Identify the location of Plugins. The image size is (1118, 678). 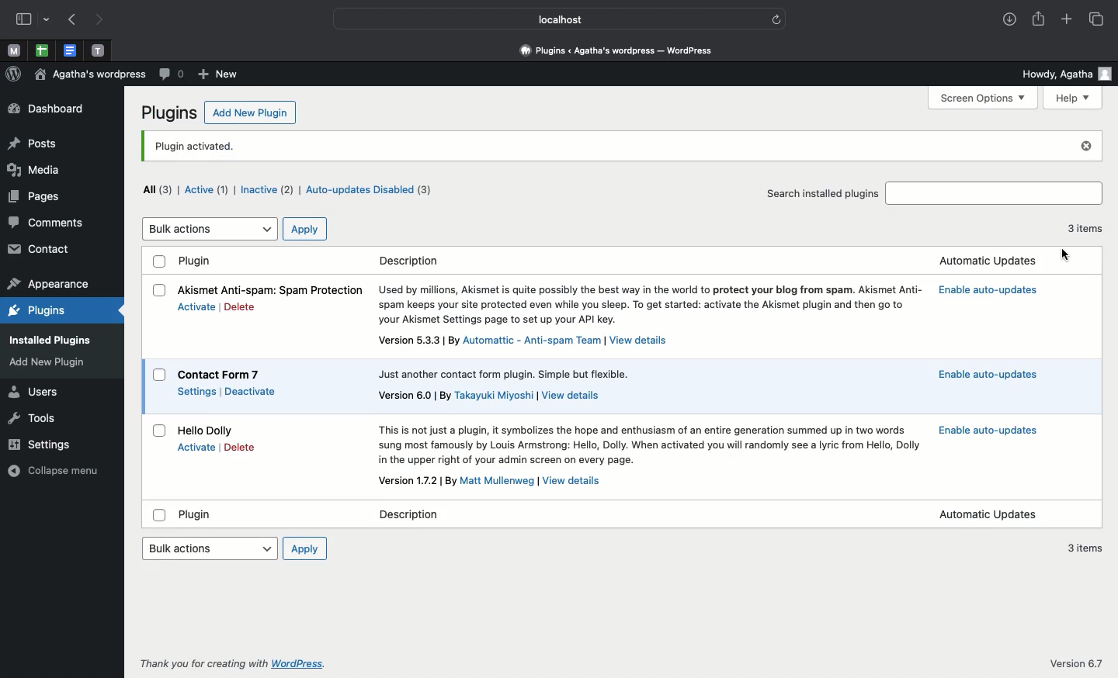
(169, 113).